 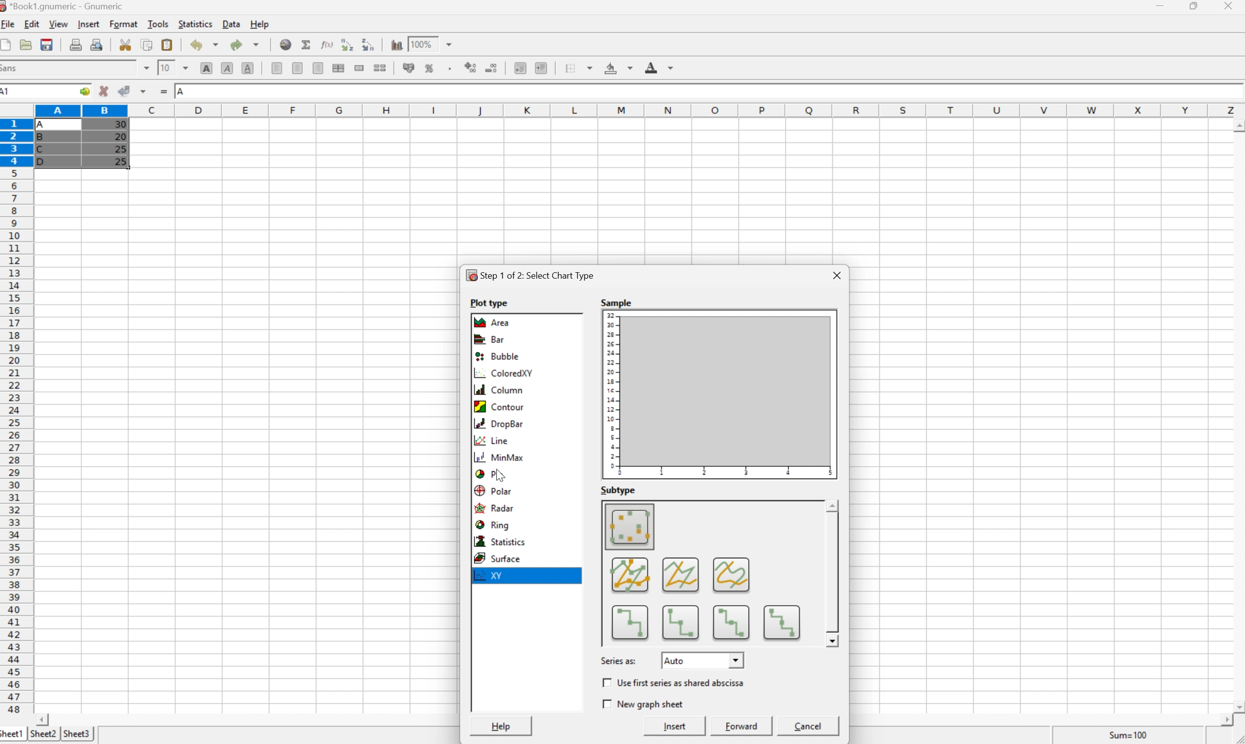 What do you see at coordinates (832, 640) in the screenshot?
I see `Drop Down` at bounding box center [832, 640].